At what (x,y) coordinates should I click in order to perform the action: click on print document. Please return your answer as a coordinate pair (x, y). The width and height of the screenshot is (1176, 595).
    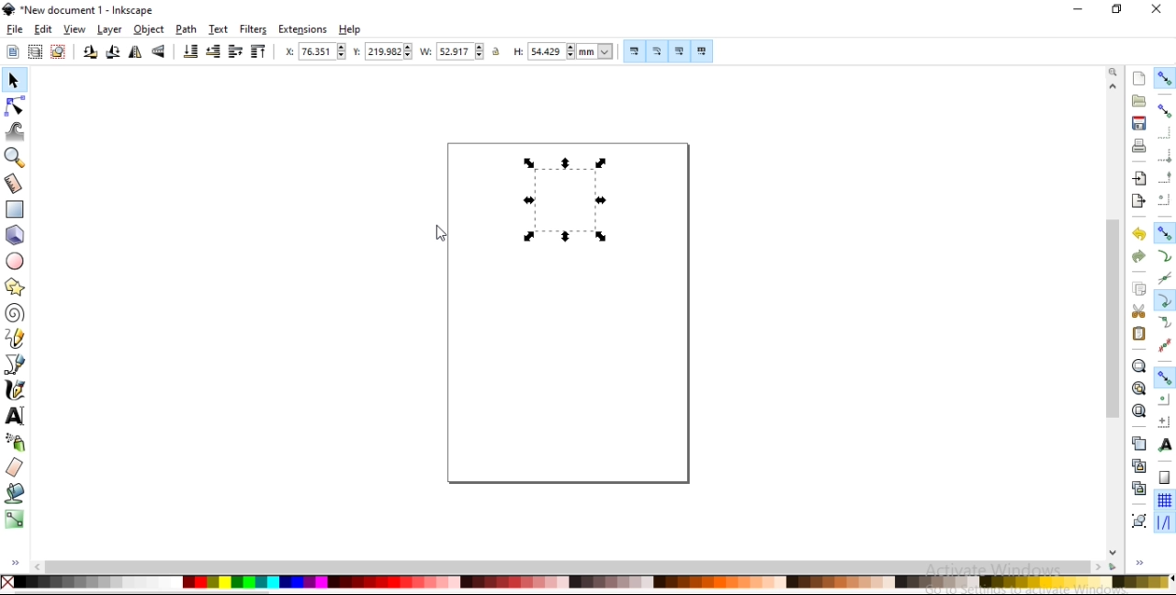
    Looking at the image, I should click on (1139, 146).